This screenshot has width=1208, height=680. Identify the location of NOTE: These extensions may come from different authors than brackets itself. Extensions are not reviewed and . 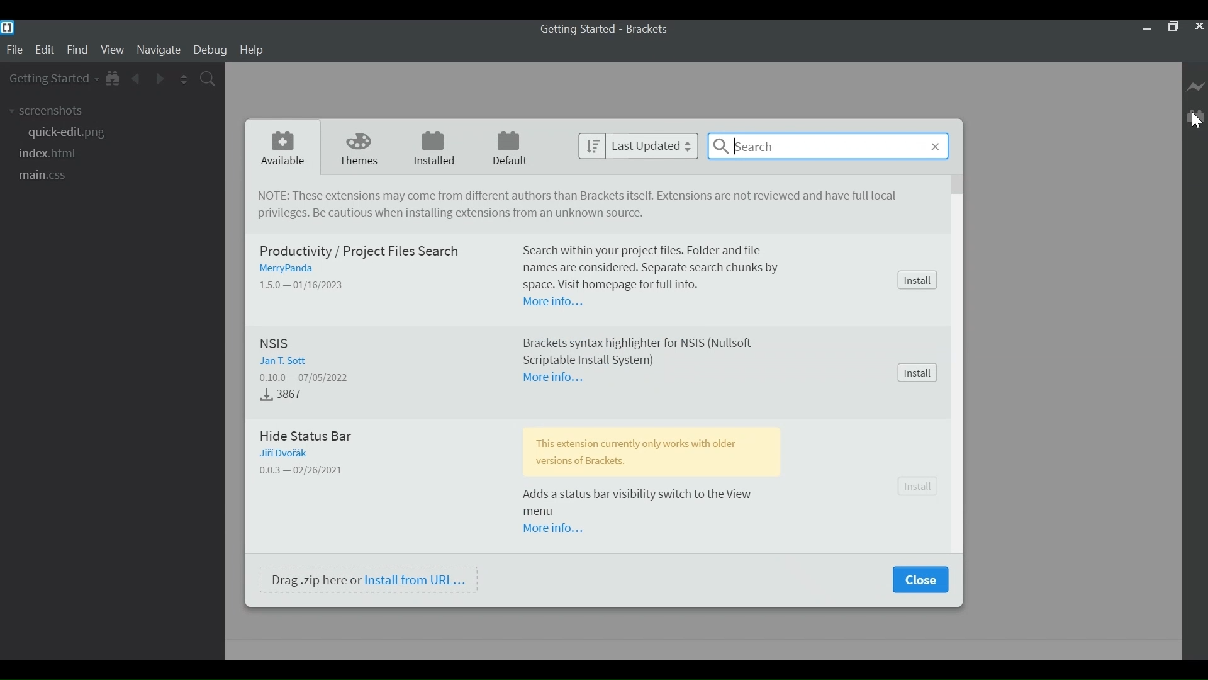
(583, 196).